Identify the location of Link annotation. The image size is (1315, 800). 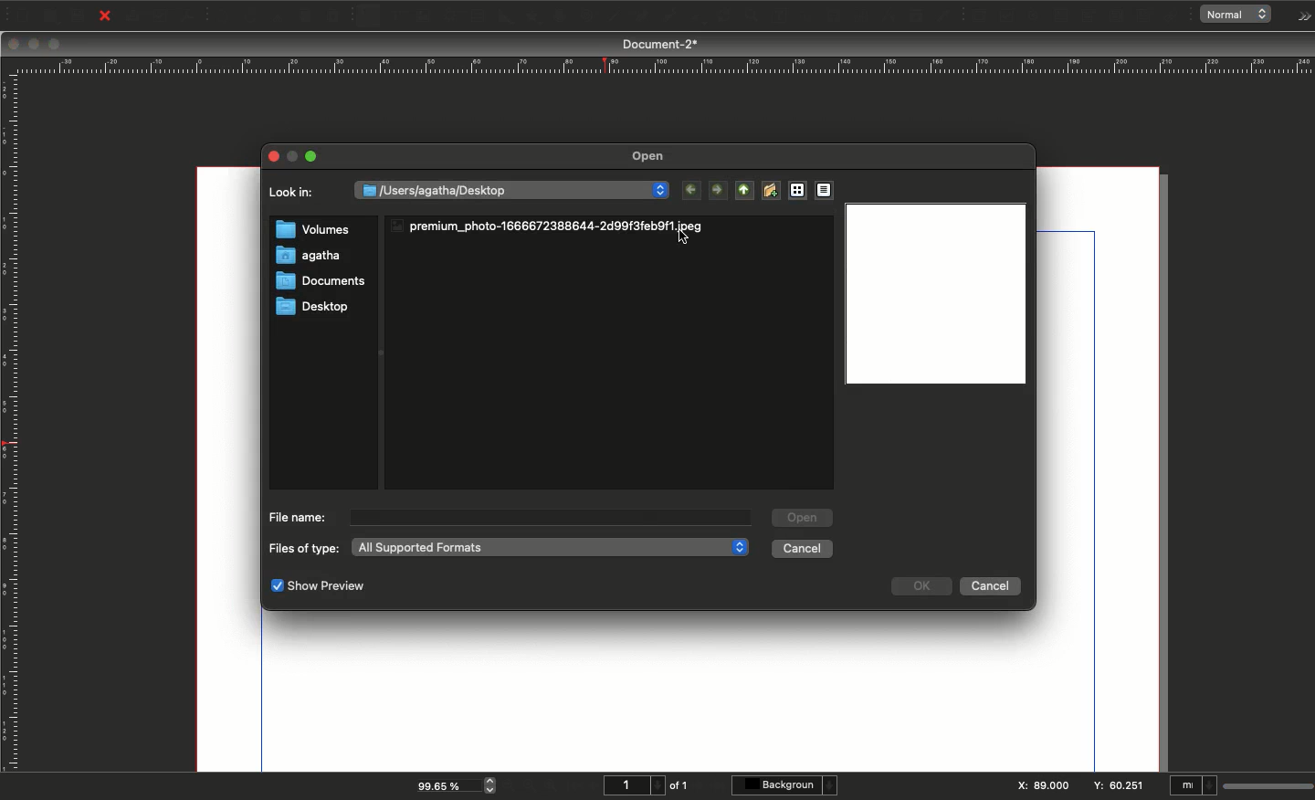
(1174, 16).